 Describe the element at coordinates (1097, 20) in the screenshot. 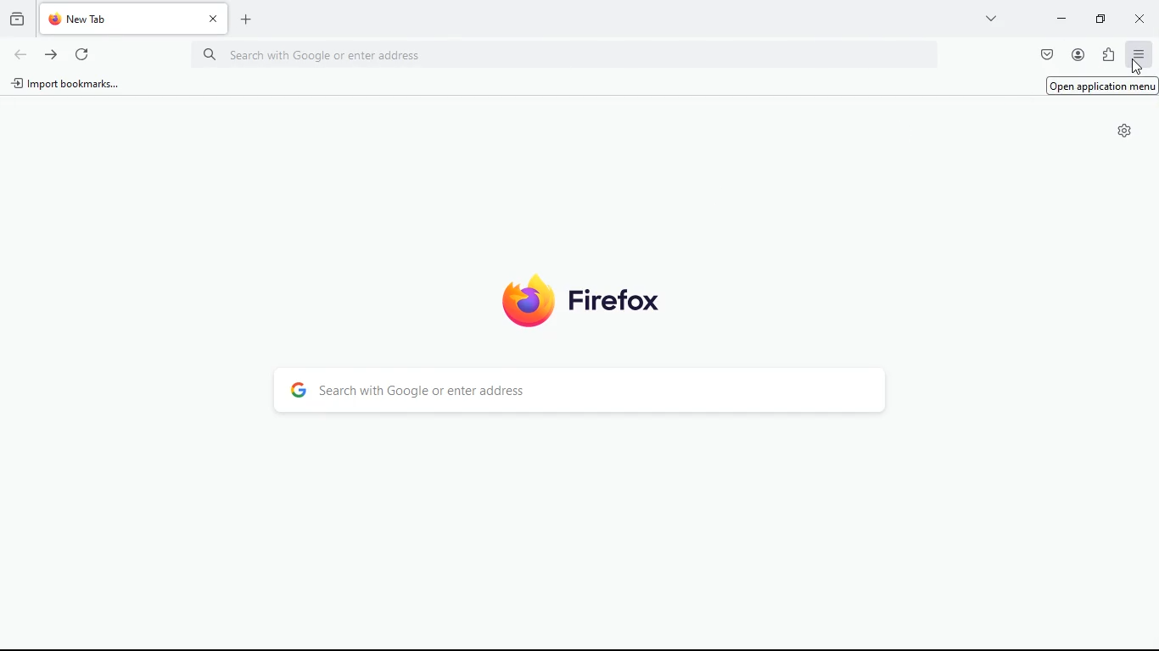

I see `maximize` at that location.